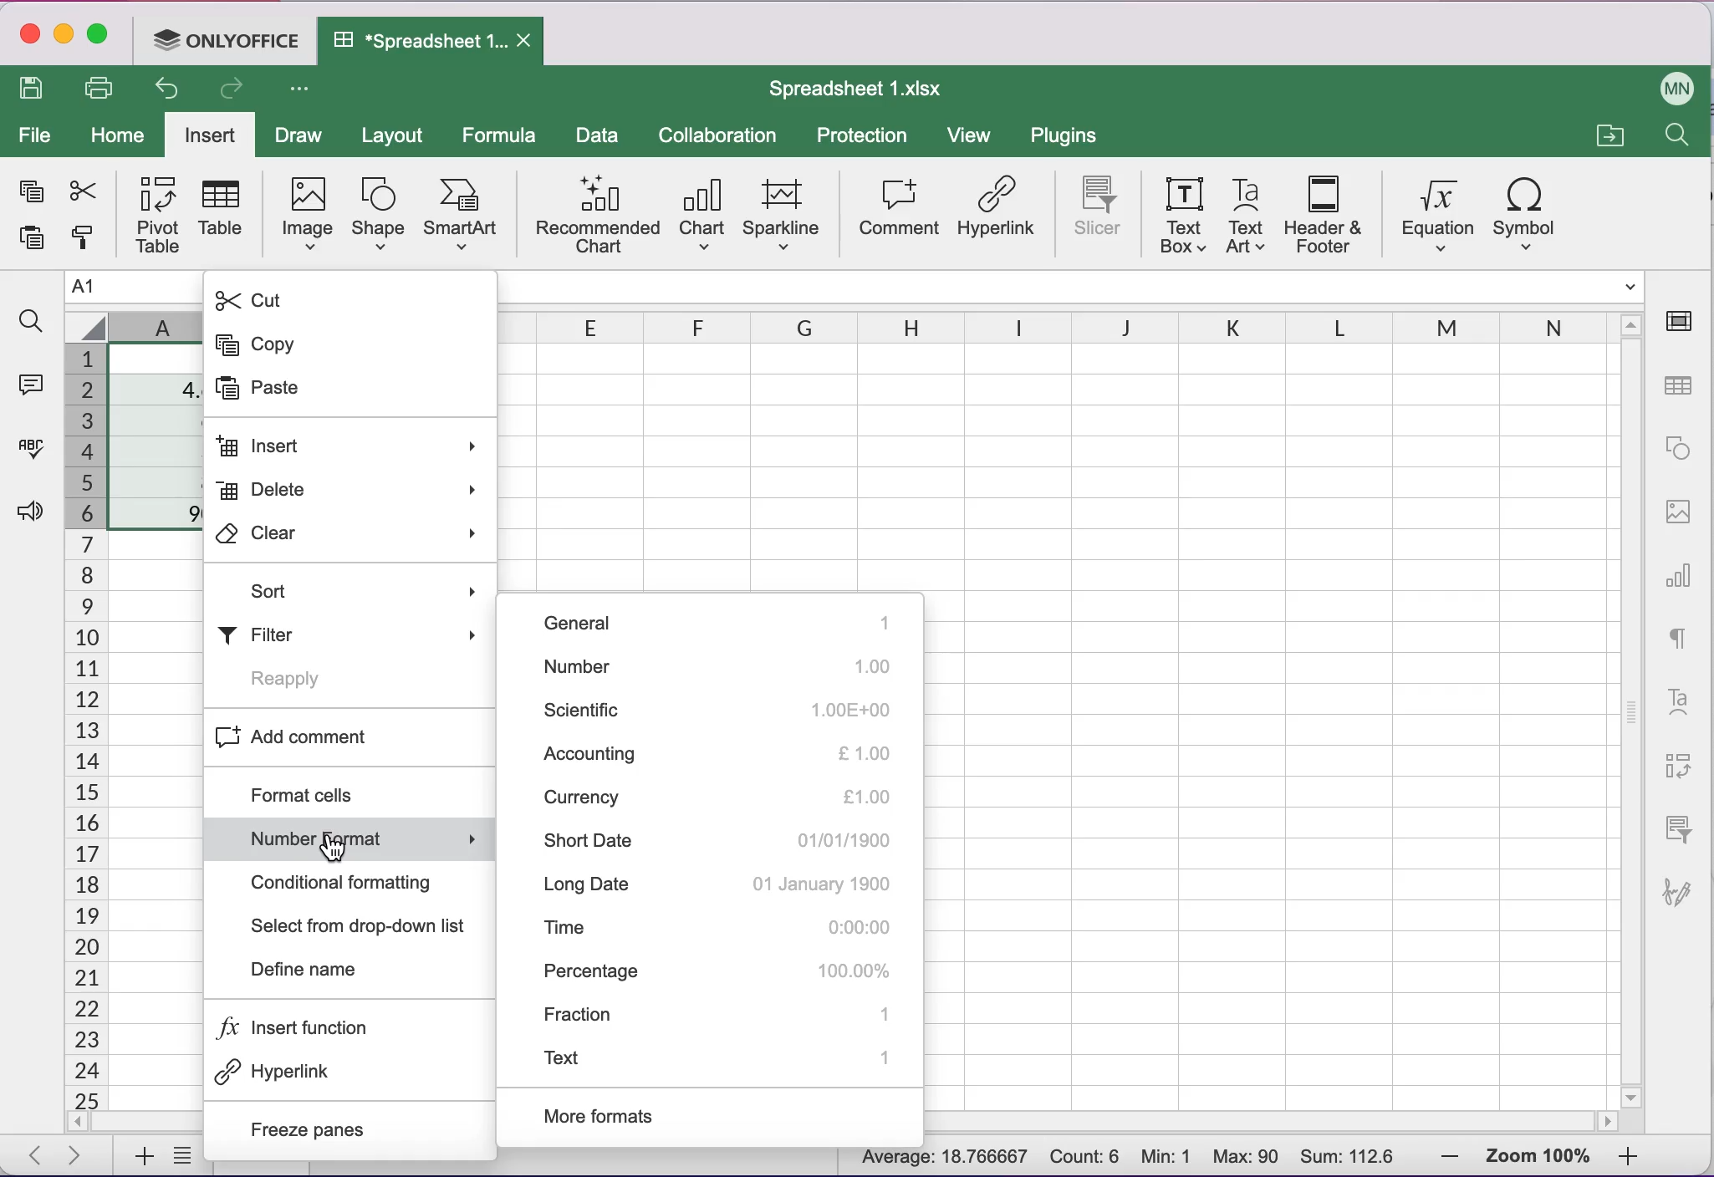 This screenshot has width=1714, height=1177. I want to click on symbol, so click(1530, 213).